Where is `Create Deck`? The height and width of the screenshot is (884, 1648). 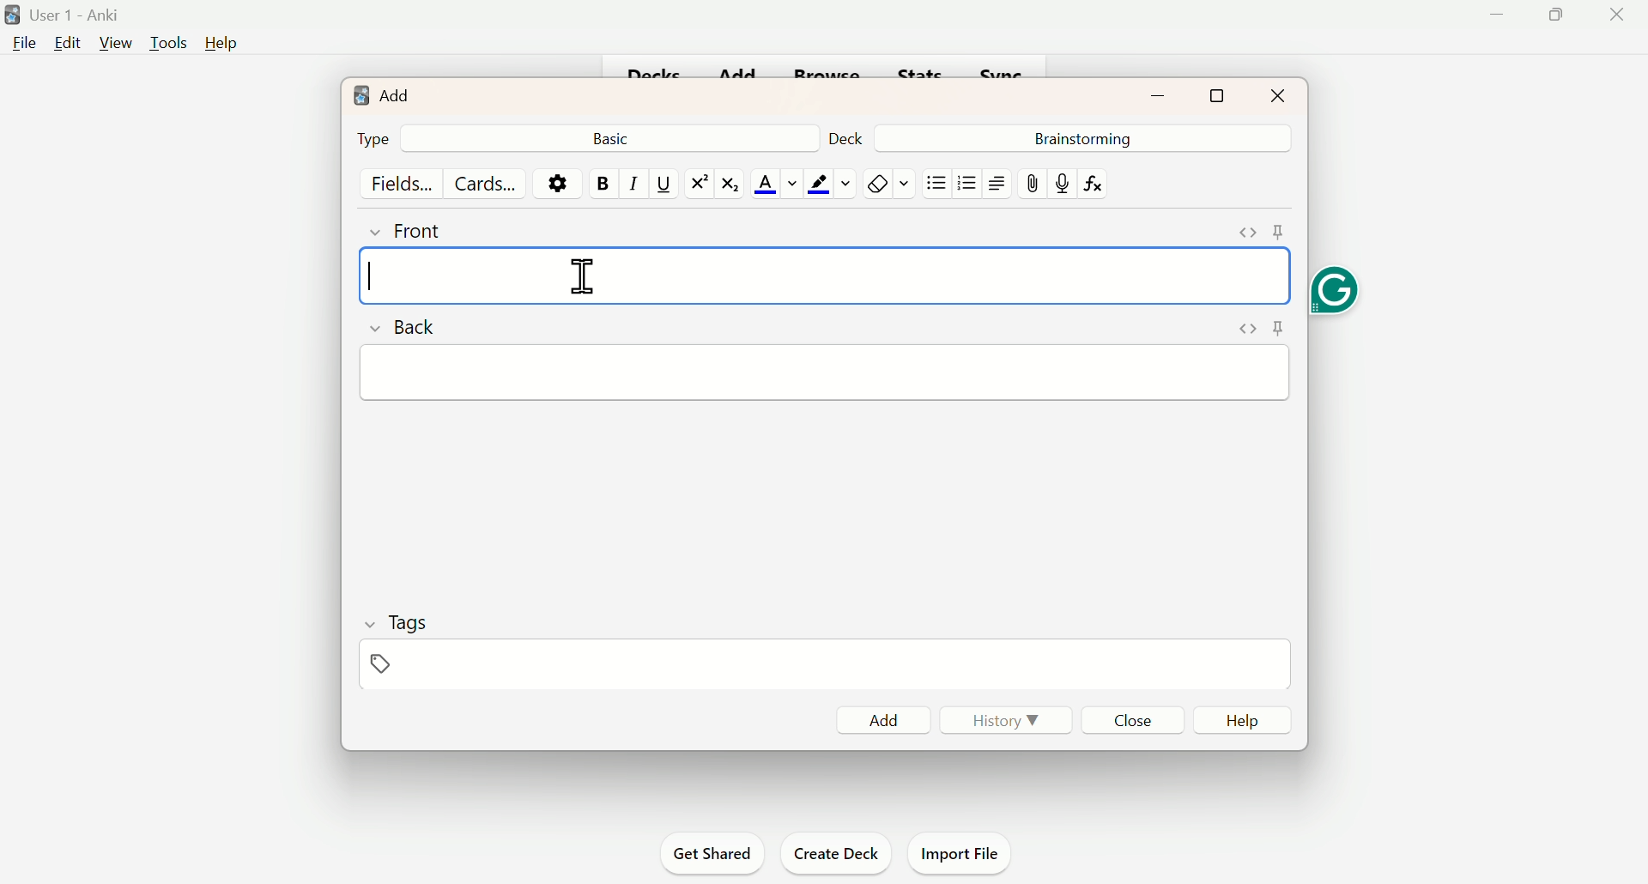 Create Deck is located at coordinates (833, 851).